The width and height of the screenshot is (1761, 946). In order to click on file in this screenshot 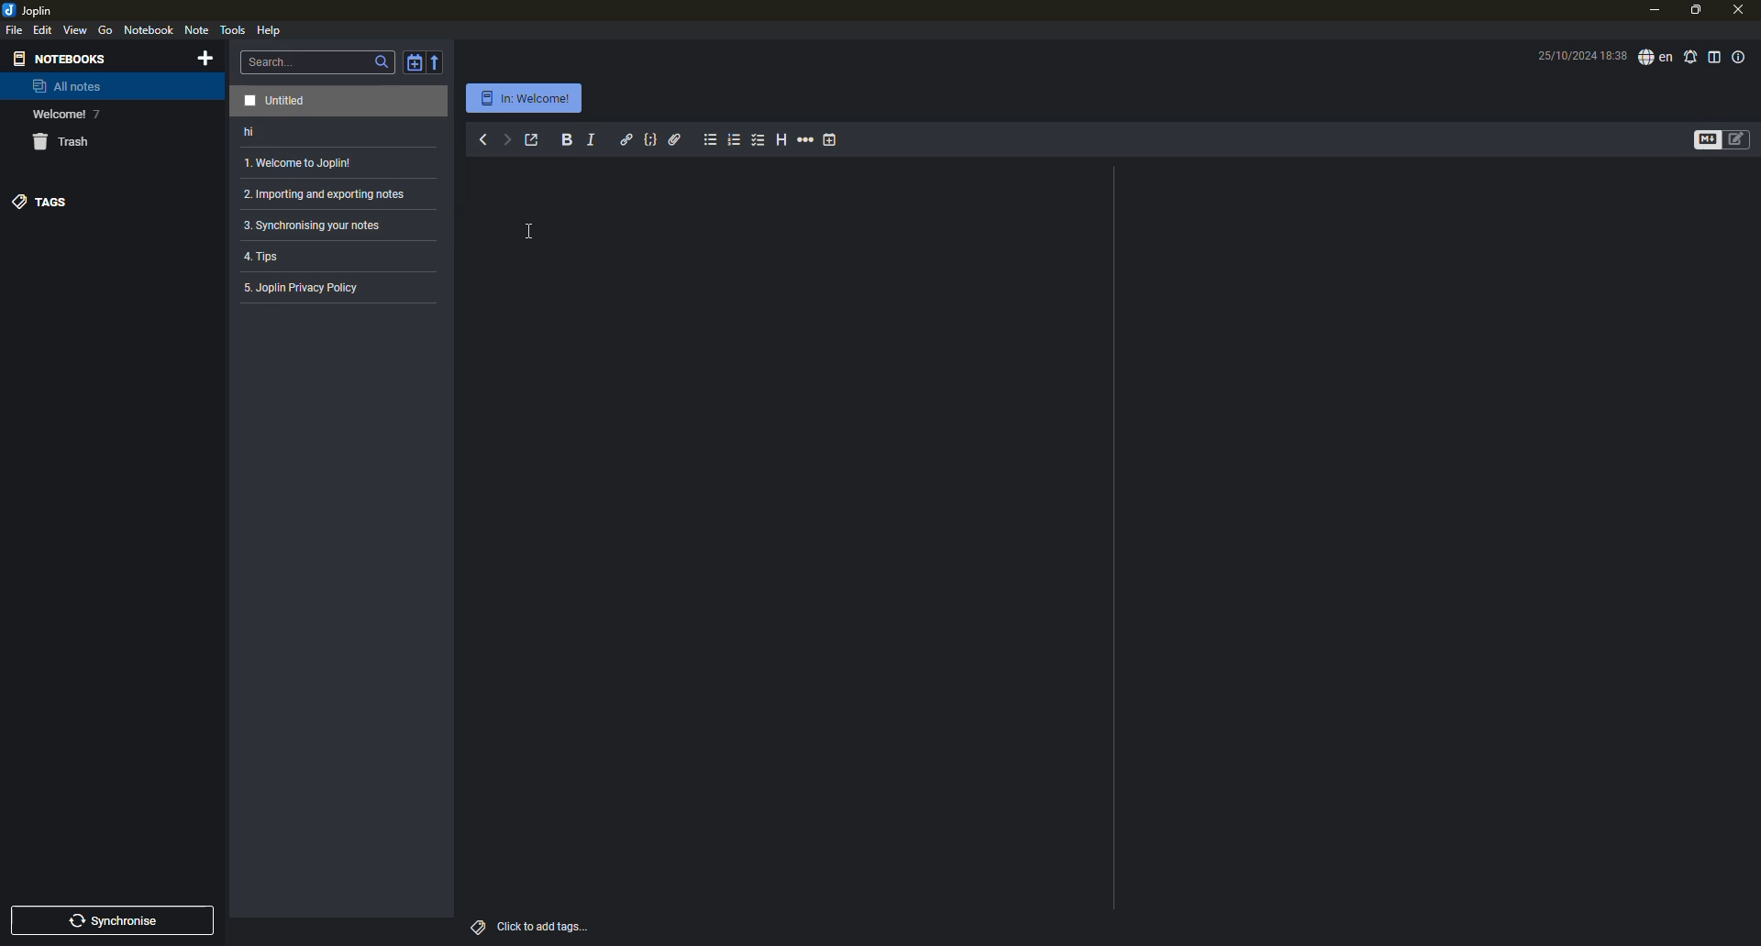, I will do `click(14, 29)`.